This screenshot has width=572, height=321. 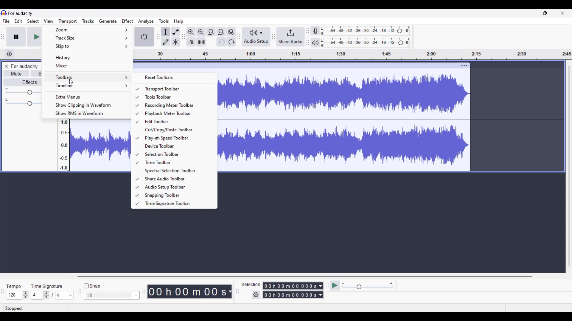 What do you see at coordinates (296, 65) in the screenshot?
I see `click to move` at bounding box center [296, 65].